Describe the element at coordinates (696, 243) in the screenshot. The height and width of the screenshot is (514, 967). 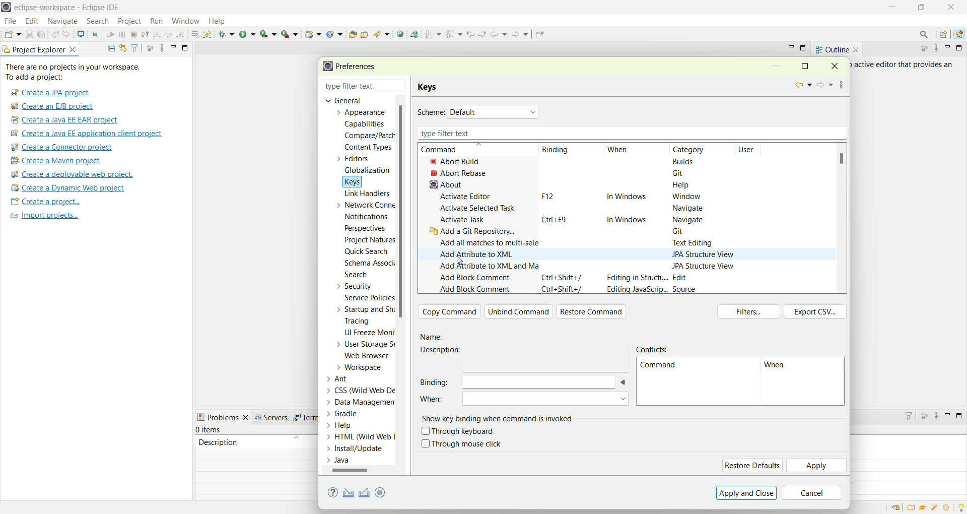
I see `text editing` at that location.